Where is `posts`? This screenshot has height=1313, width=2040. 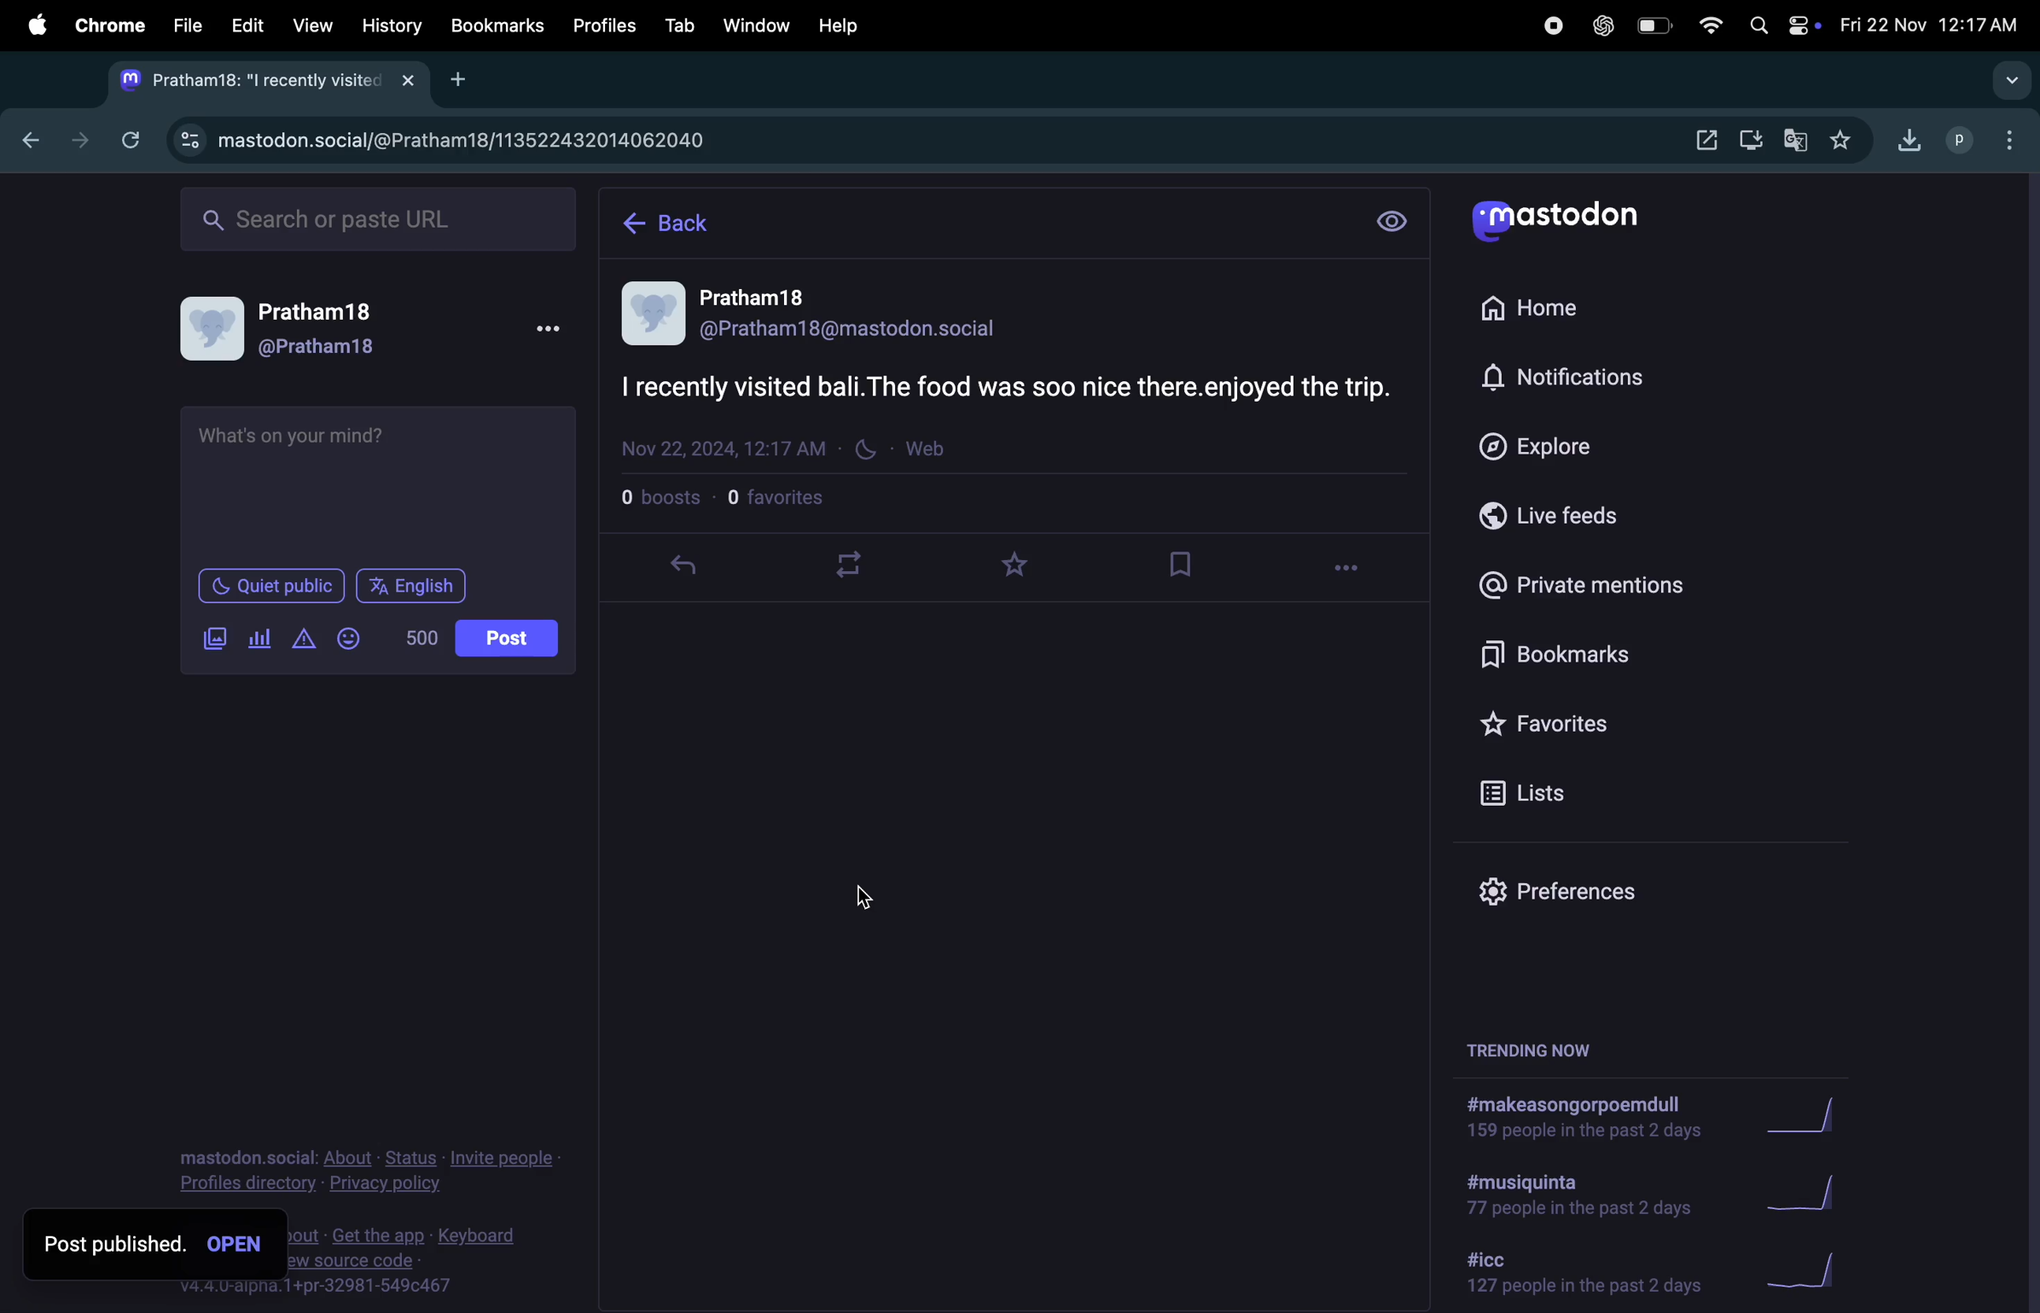 posts is located at coordinates (507, 639).